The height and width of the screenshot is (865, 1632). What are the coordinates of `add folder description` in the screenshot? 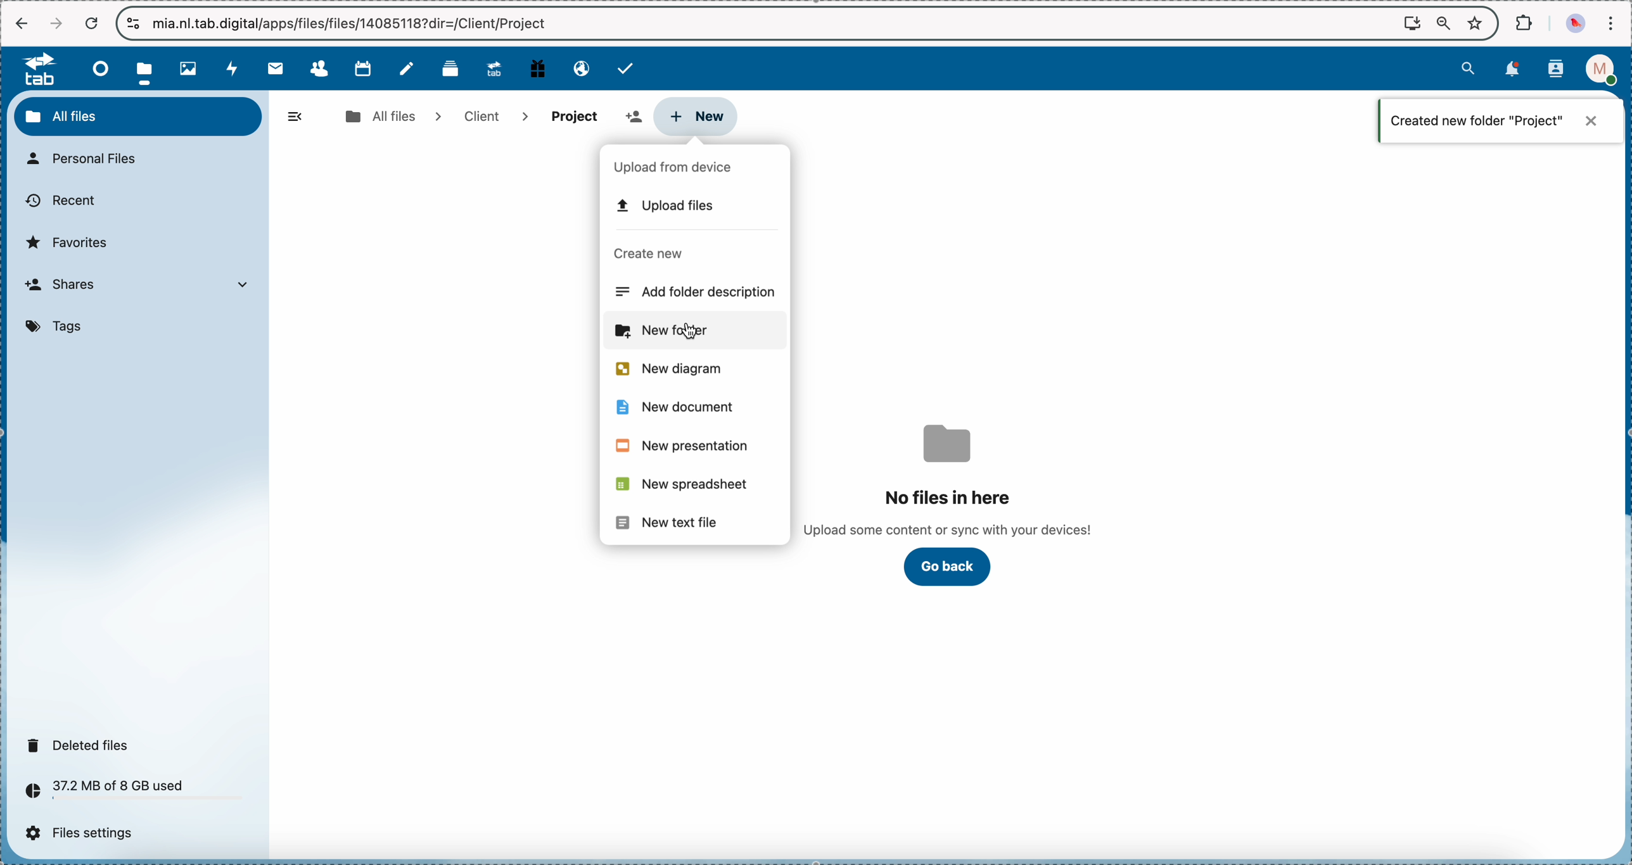 It's located at (701, 291).